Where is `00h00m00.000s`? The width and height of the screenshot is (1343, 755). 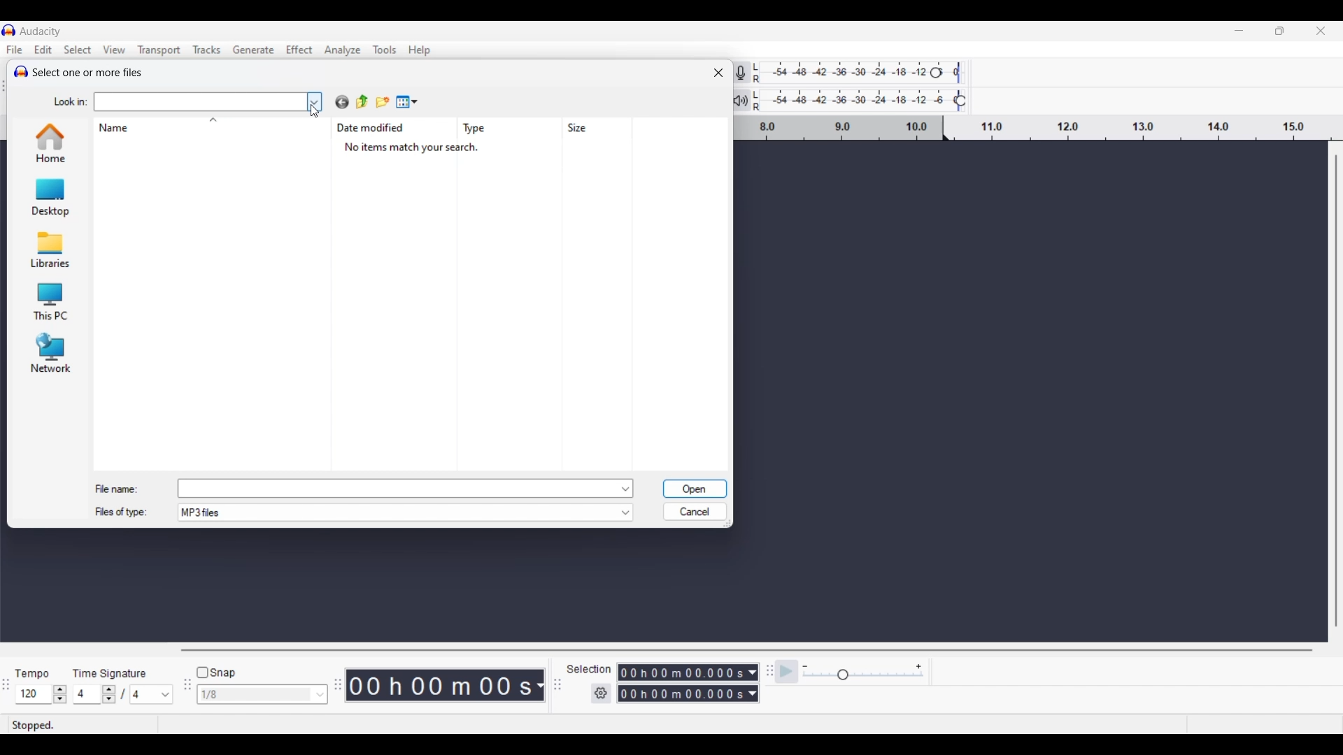 00h00m00.000s is located at coordinates (688, 696).